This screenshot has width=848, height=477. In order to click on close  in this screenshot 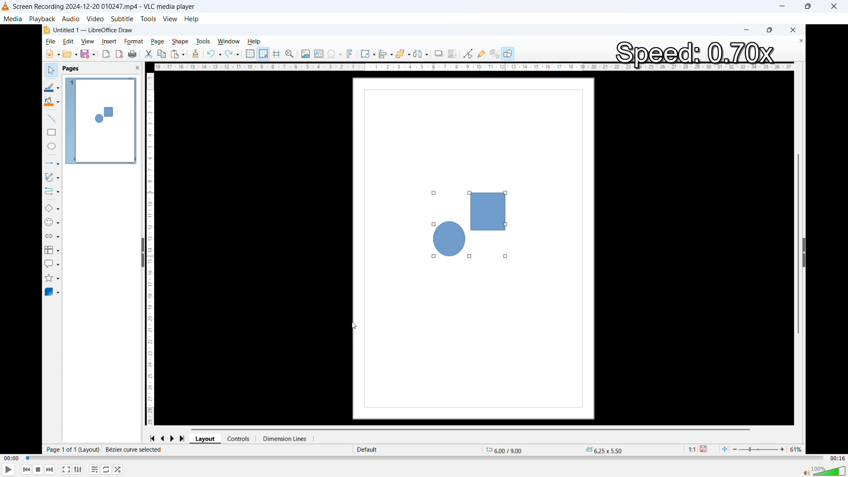, I will do `click(834, 7)`.